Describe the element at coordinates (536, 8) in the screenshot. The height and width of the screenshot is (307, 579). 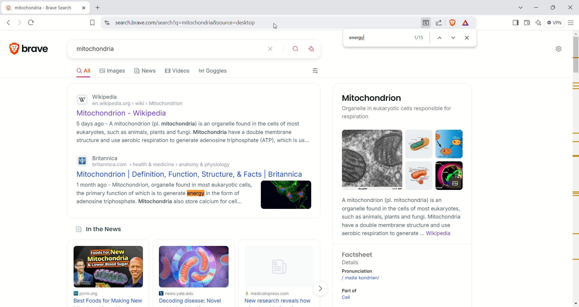
I see `minimize` at that location.